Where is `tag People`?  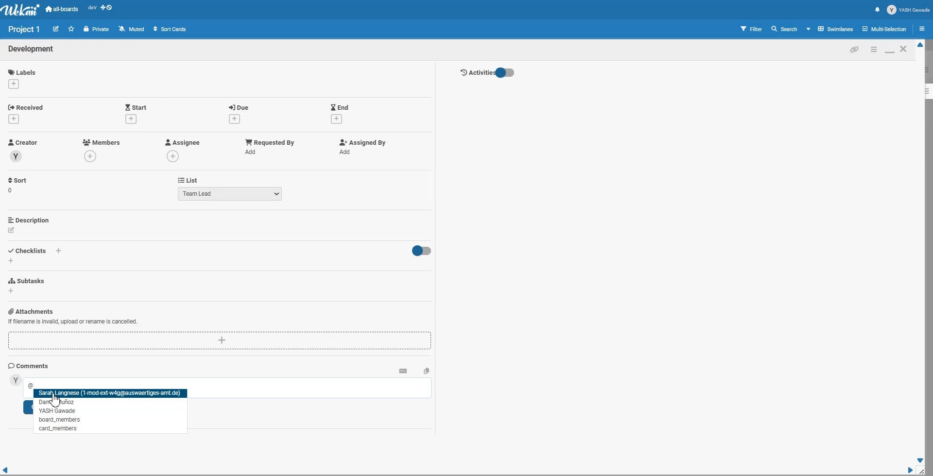
tag People is located at coordinates (58, 402).